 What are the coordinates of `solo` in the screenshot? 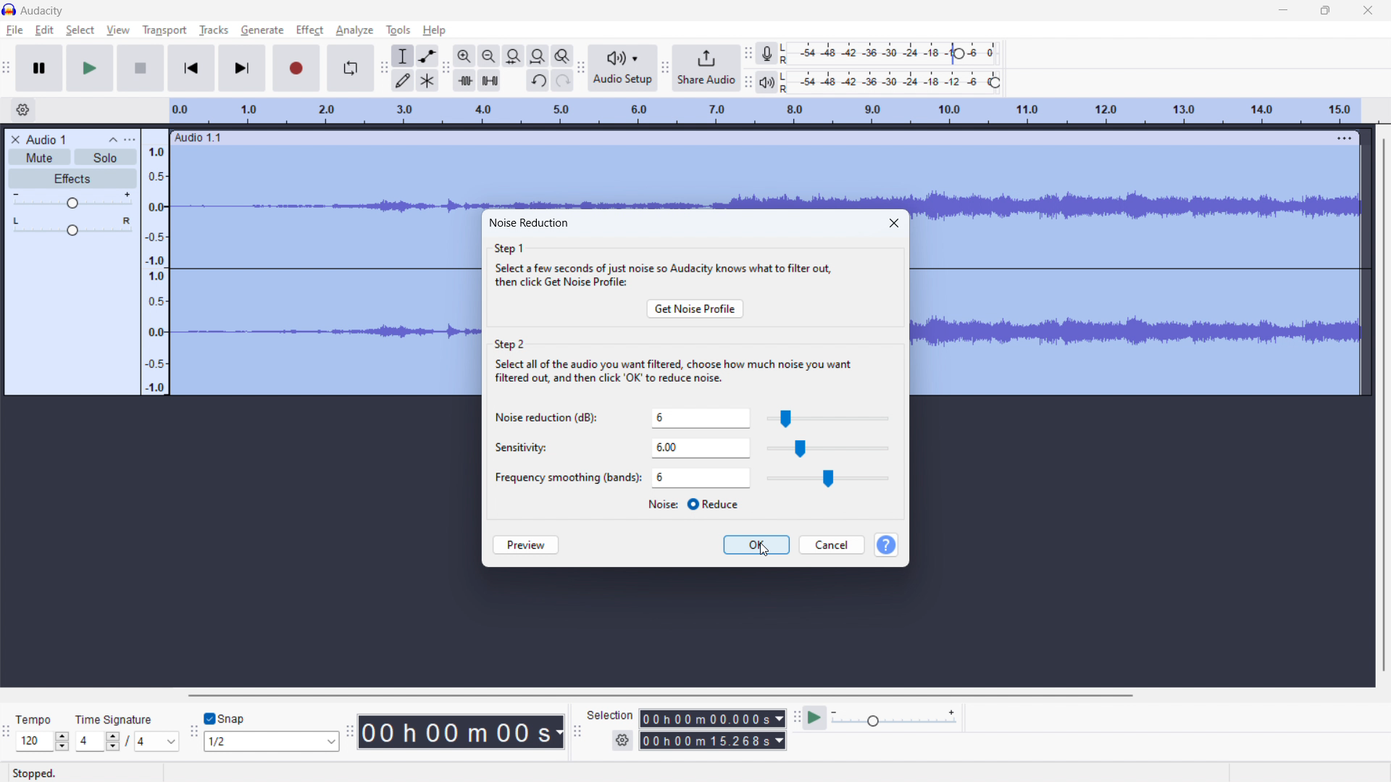 It's located at (106, 157).